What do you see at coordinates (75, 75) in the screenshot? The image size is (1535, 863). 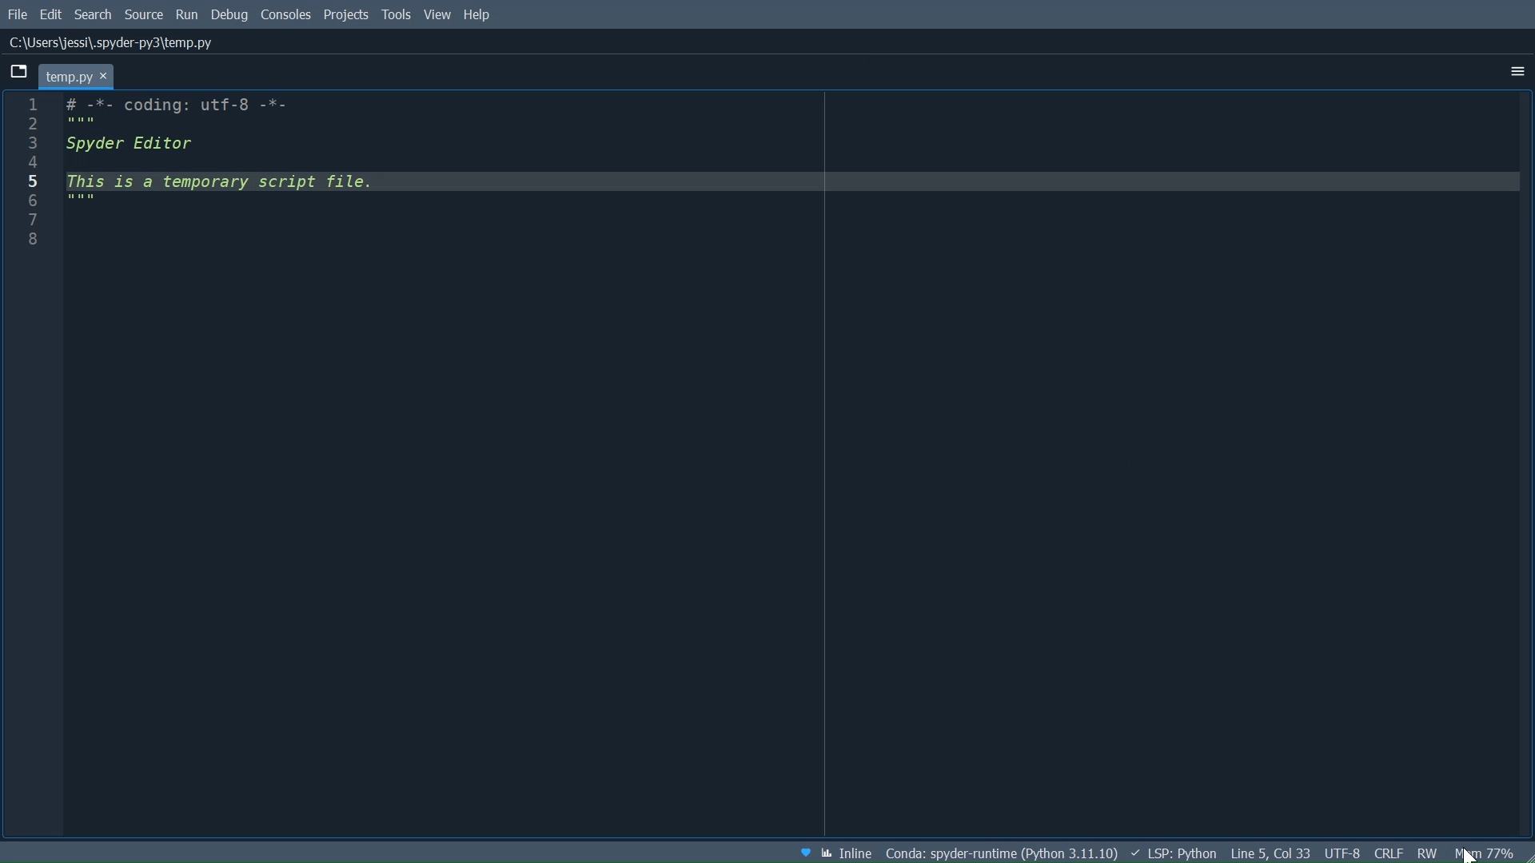 I see `Current tab` at bounding box center [75, 75].